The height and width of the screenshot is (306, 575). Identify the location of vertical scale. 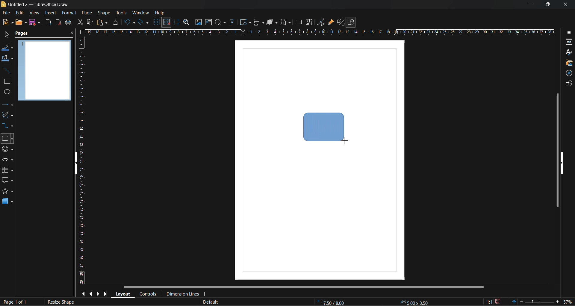
(81, 160).